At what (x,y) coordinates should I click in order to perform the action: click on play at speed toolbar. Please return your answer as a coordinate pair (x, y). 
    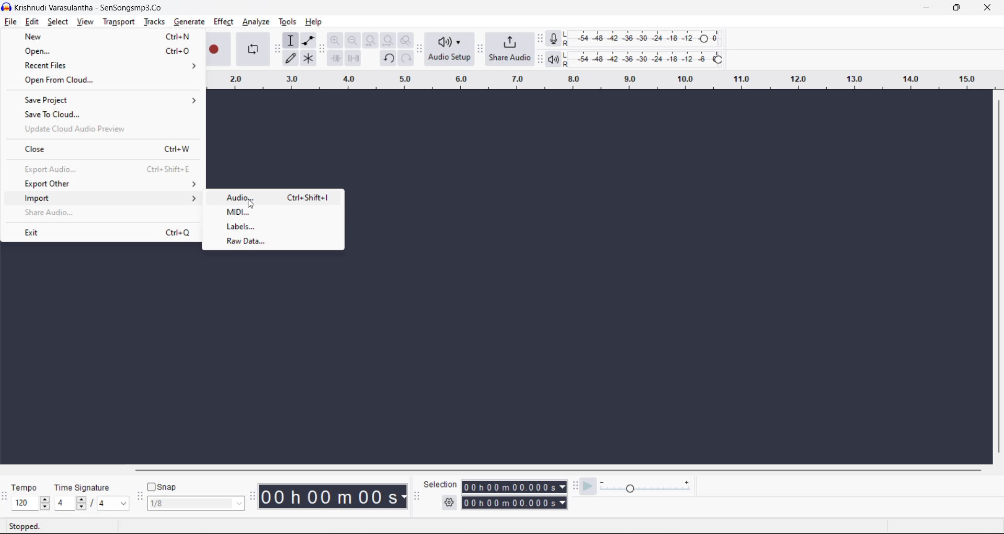
    Looking at the image, I should click on (576, 485).